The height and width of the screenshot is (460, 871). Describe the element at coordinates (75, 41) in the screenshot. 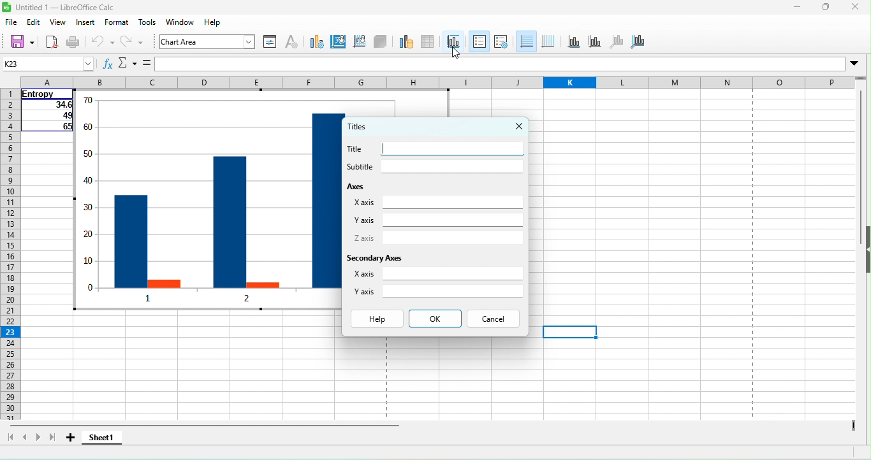

I see `print` at that location.